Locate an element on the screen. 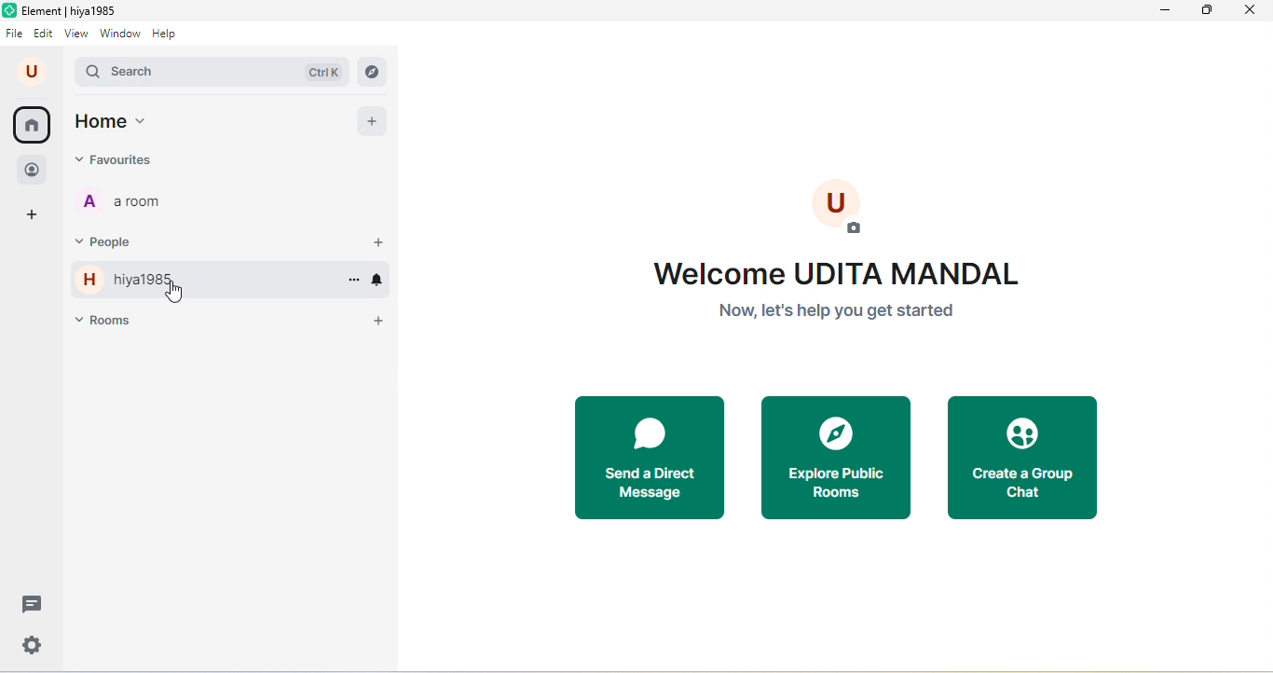 This screenshot has height=673, width=1273. Element | hiya1985 is located at coordinates (64, 11).